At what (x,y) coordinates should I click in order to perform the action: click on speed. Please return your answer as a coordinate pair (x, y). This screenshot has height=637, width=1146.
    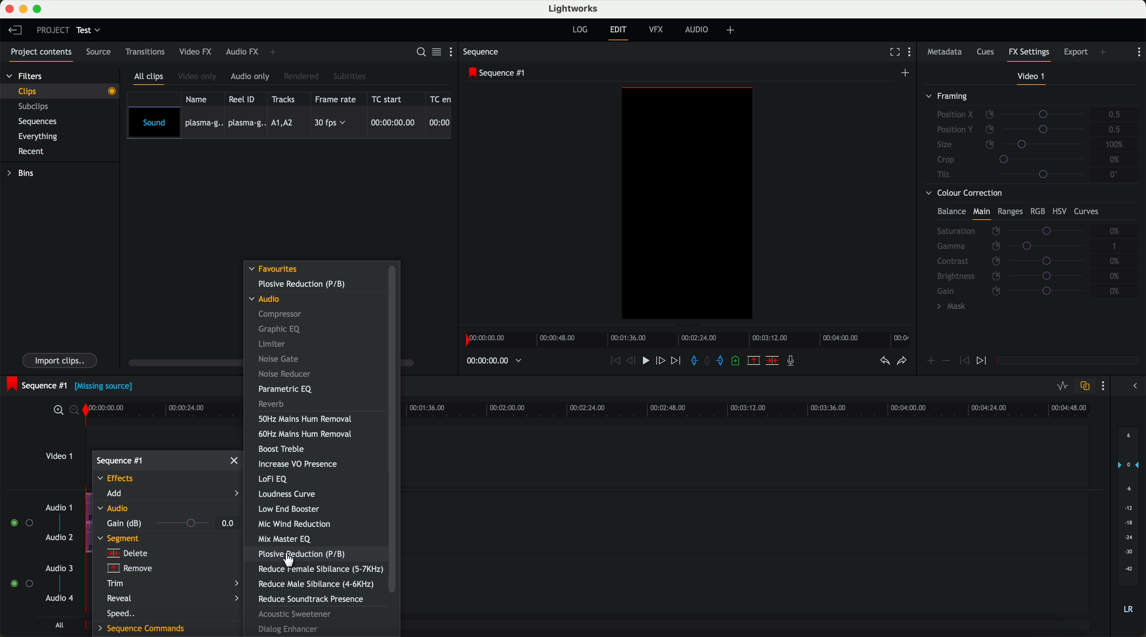
    Looking at the image, I should click on (123, 613).